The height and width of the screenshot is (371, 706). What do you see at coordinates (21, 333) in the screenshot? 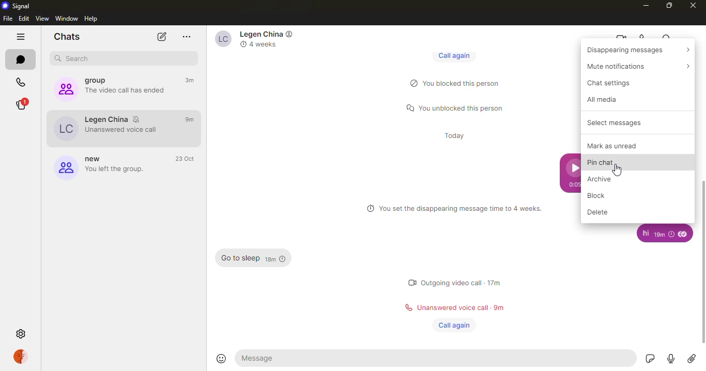
I see `settings` at bounding box center [21, 333].